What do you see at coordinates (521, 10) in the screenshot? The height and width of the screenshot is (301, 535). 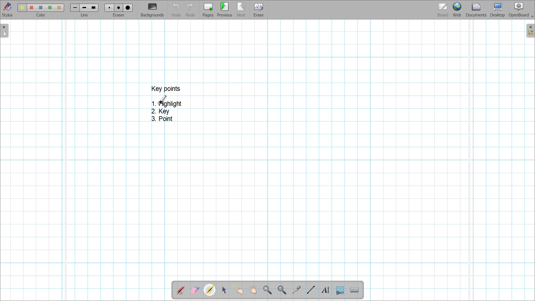 I see `OpenBoard` at bounding box center [521, 10].